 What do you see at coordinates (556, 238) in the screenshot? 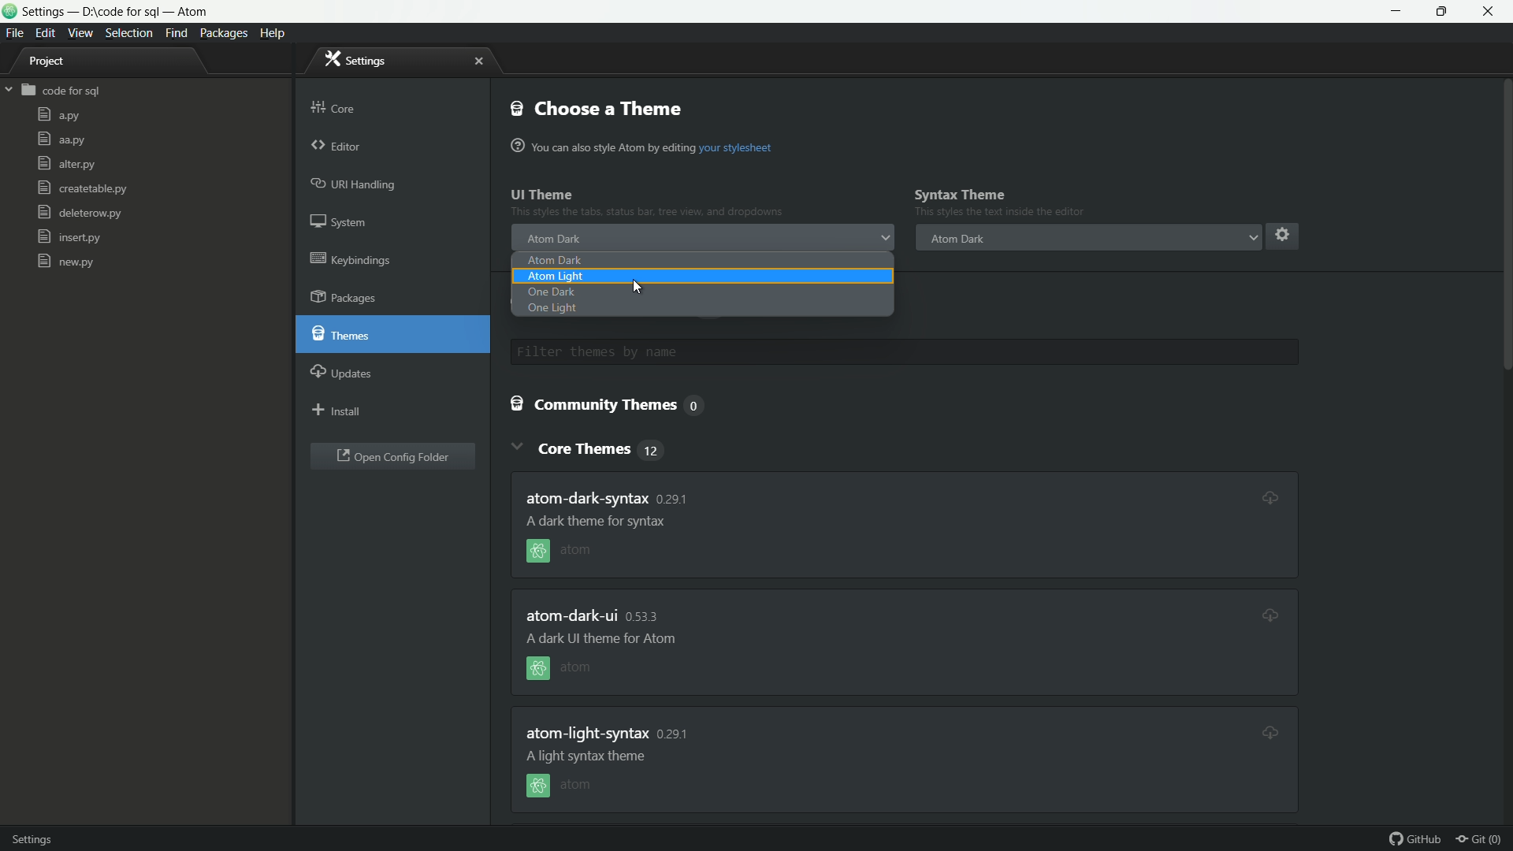
I see `atom dark` at bounding box center [556, 238].